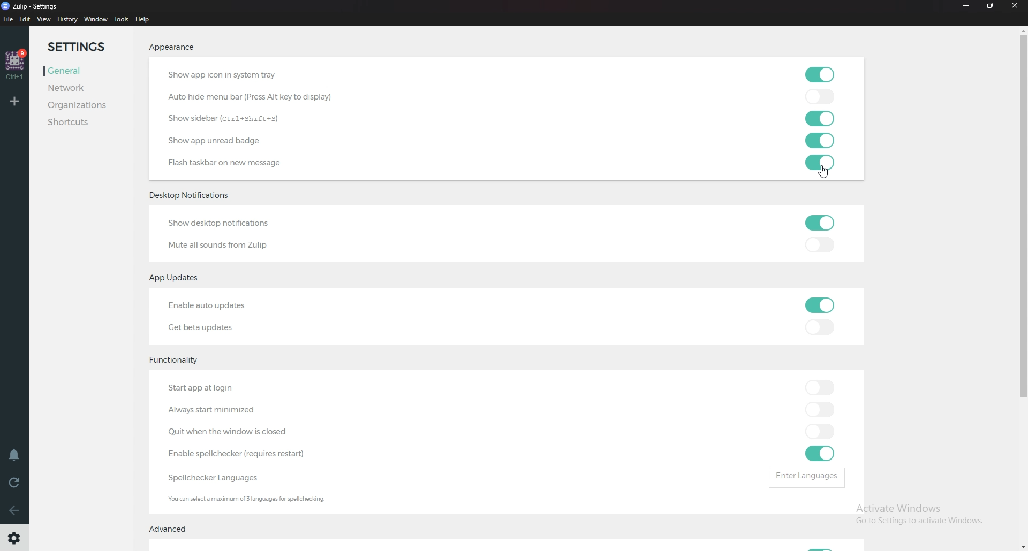 The height and width of the screenshot is (551, 1028). What do you see at coordinates (81, 70) in the screenshot?
I see `General` at bounding box center [81, 70].